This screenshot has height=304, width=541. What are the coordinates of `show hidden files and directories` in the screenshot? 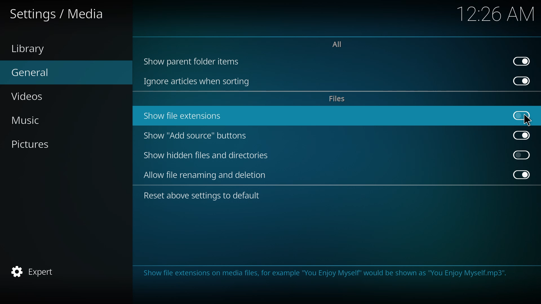 It's located at (209, 155).